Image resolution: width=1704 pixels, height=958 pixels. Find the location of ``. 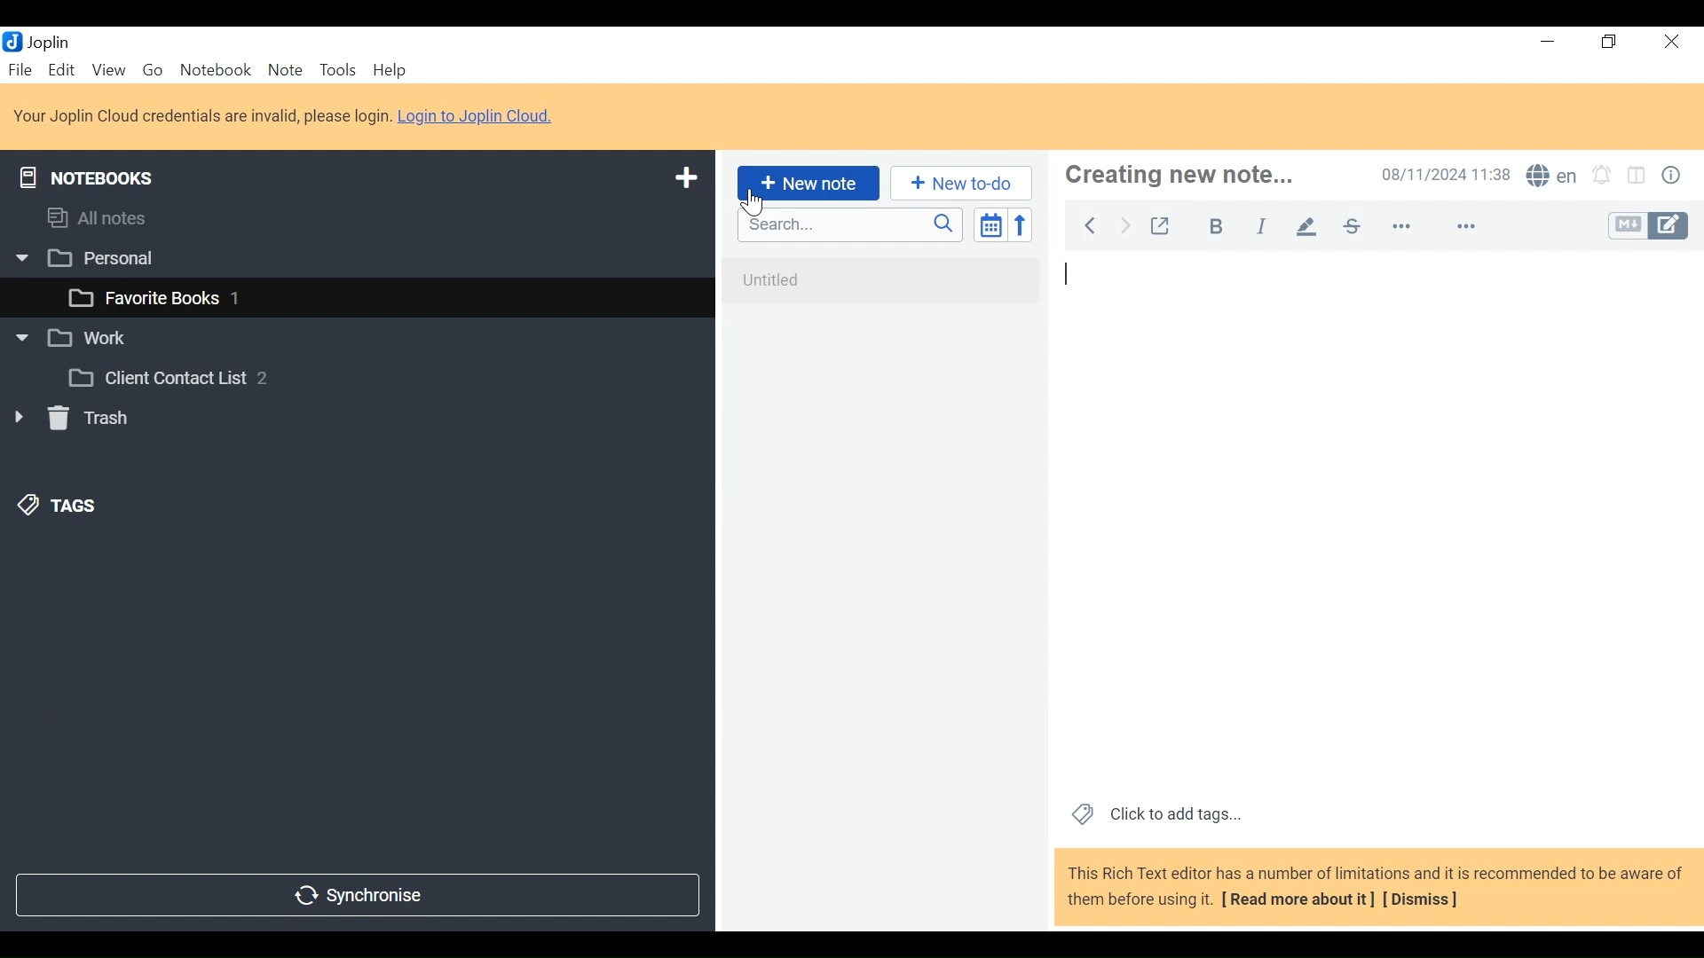

 is located at coordinates (391, 69).